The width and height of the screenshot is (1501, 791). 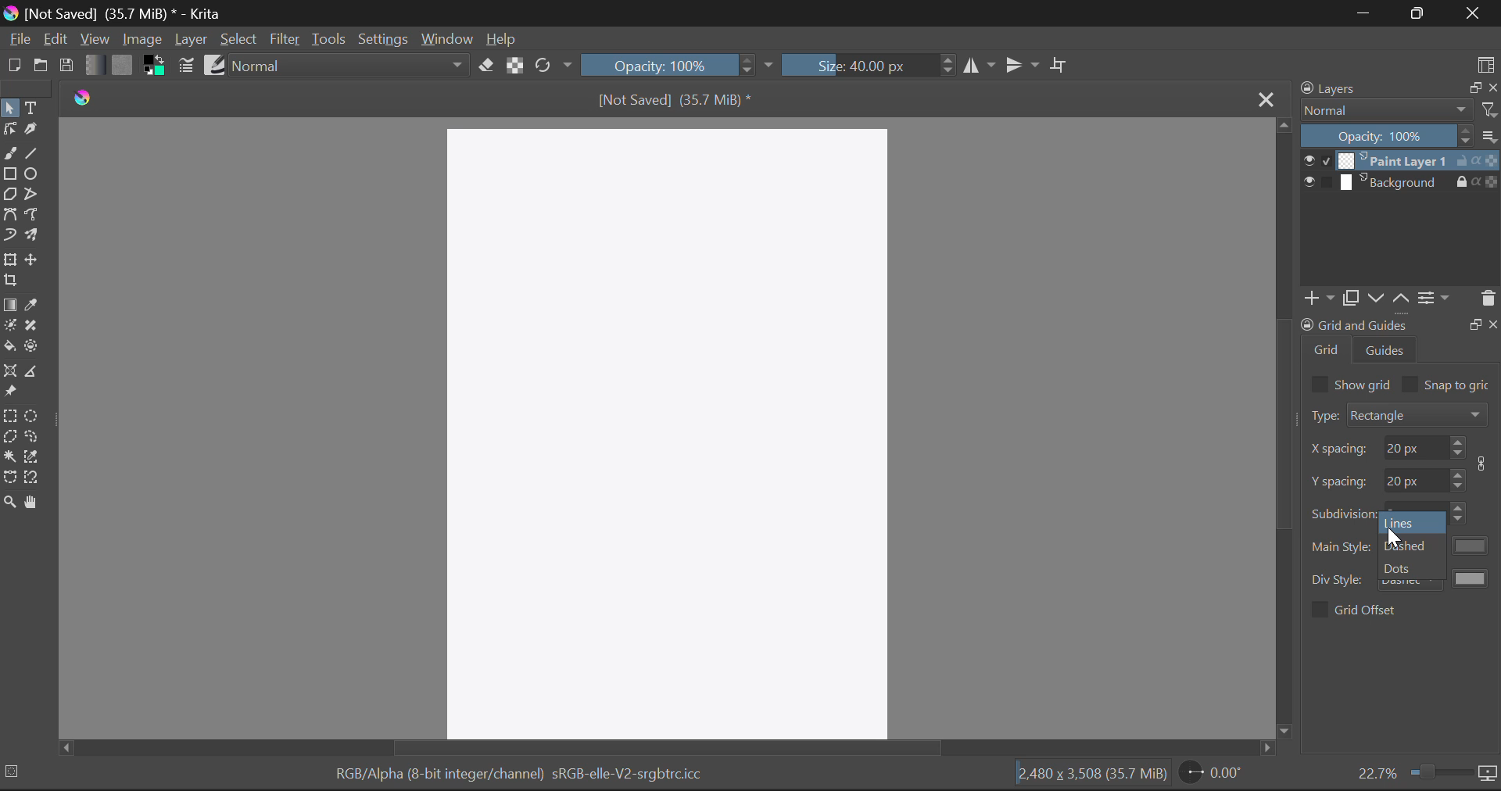 I want to click on File, so click(x=19, y=40).